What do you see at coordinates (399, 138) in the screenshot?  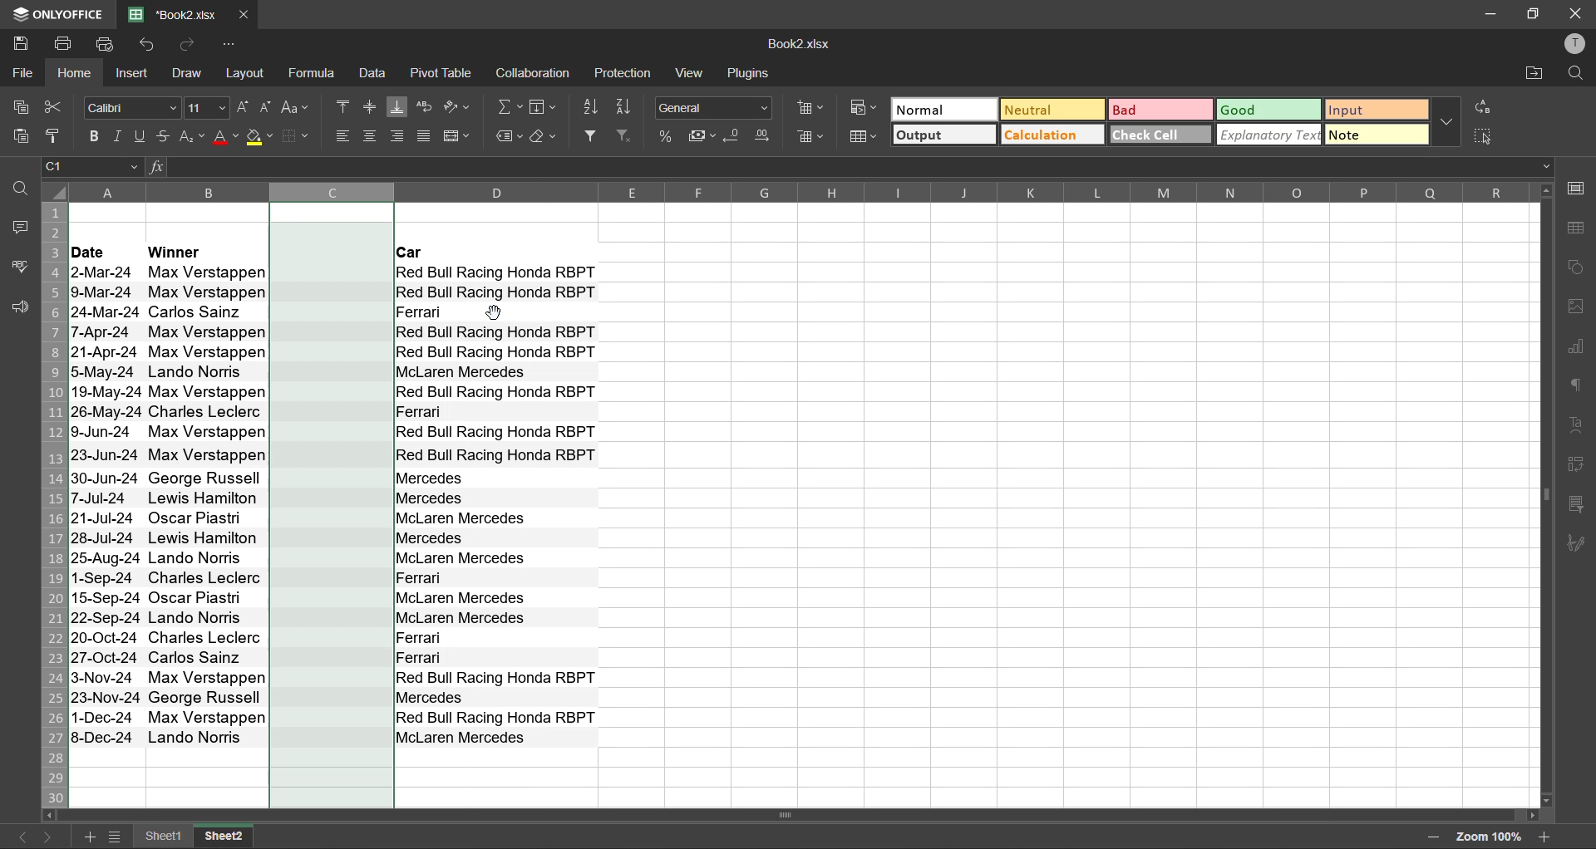 I see `align right` at bounding box center [399, 138].